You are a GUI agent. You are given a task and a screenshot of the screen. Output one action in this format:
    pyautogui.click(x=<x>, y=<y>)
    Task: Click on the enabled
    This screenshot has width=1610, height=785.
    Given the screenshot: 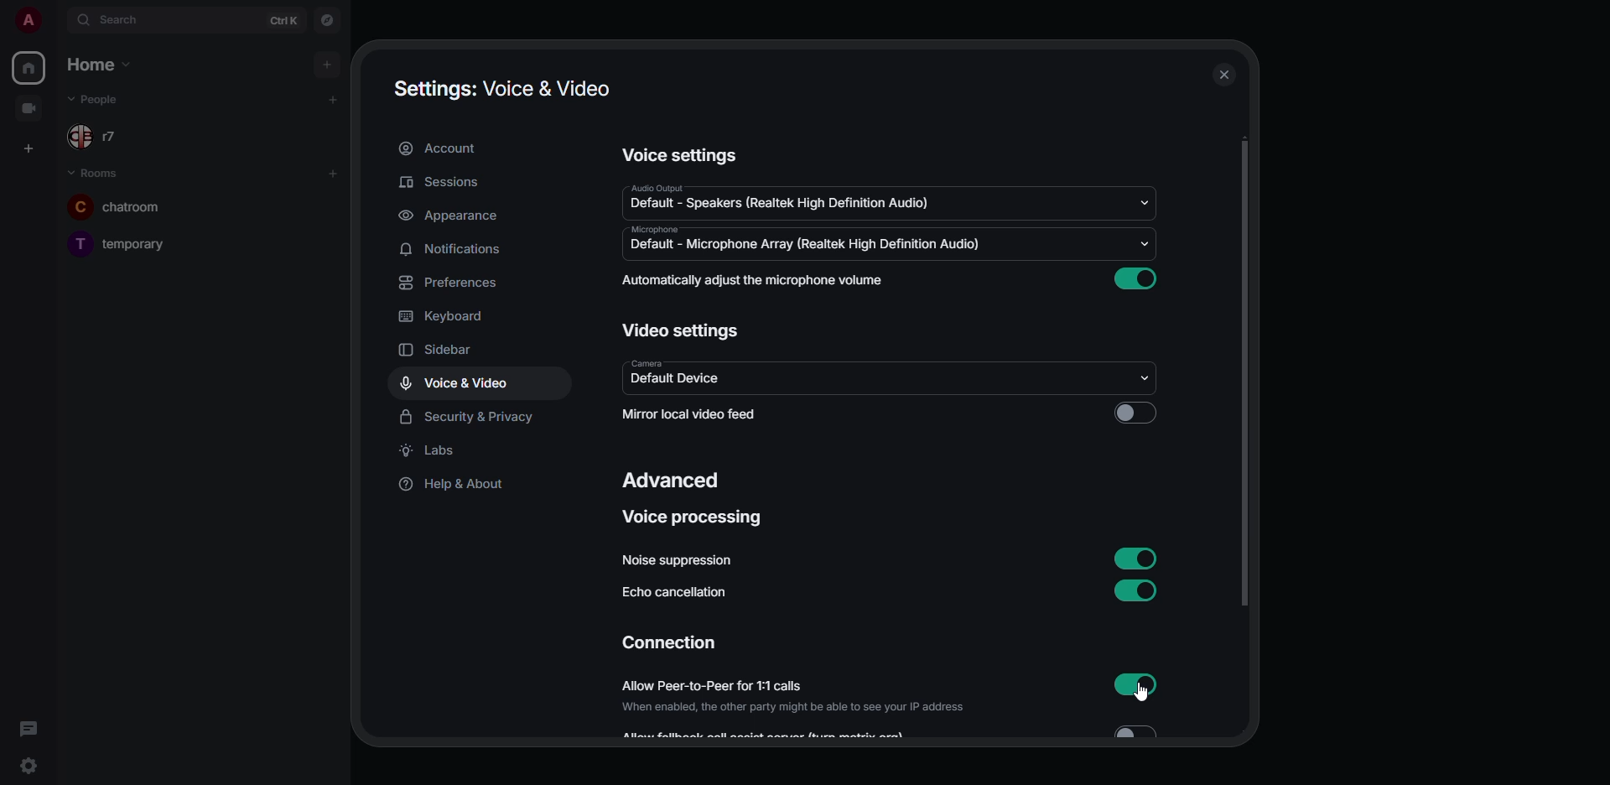 What is the action you would take?
    pyautogui.click(x=1139, y=684)
    